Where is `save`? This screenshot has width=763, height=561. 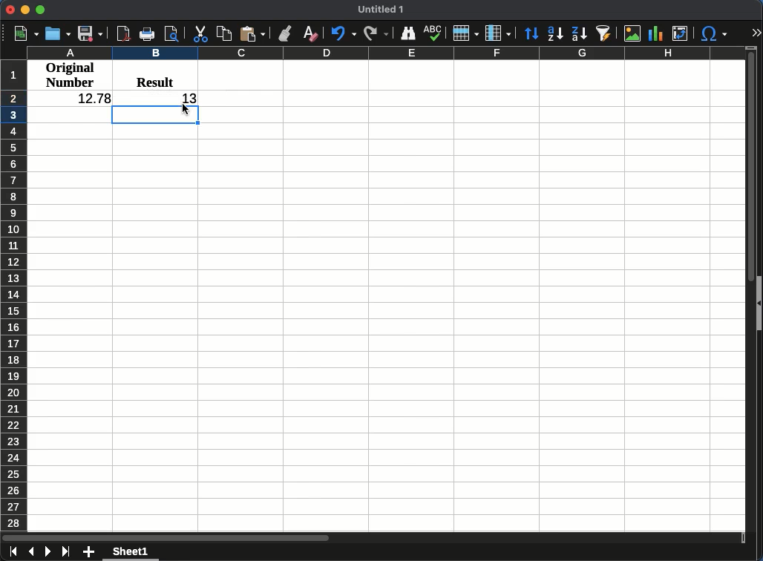 save is located at coordinates (90, 33).